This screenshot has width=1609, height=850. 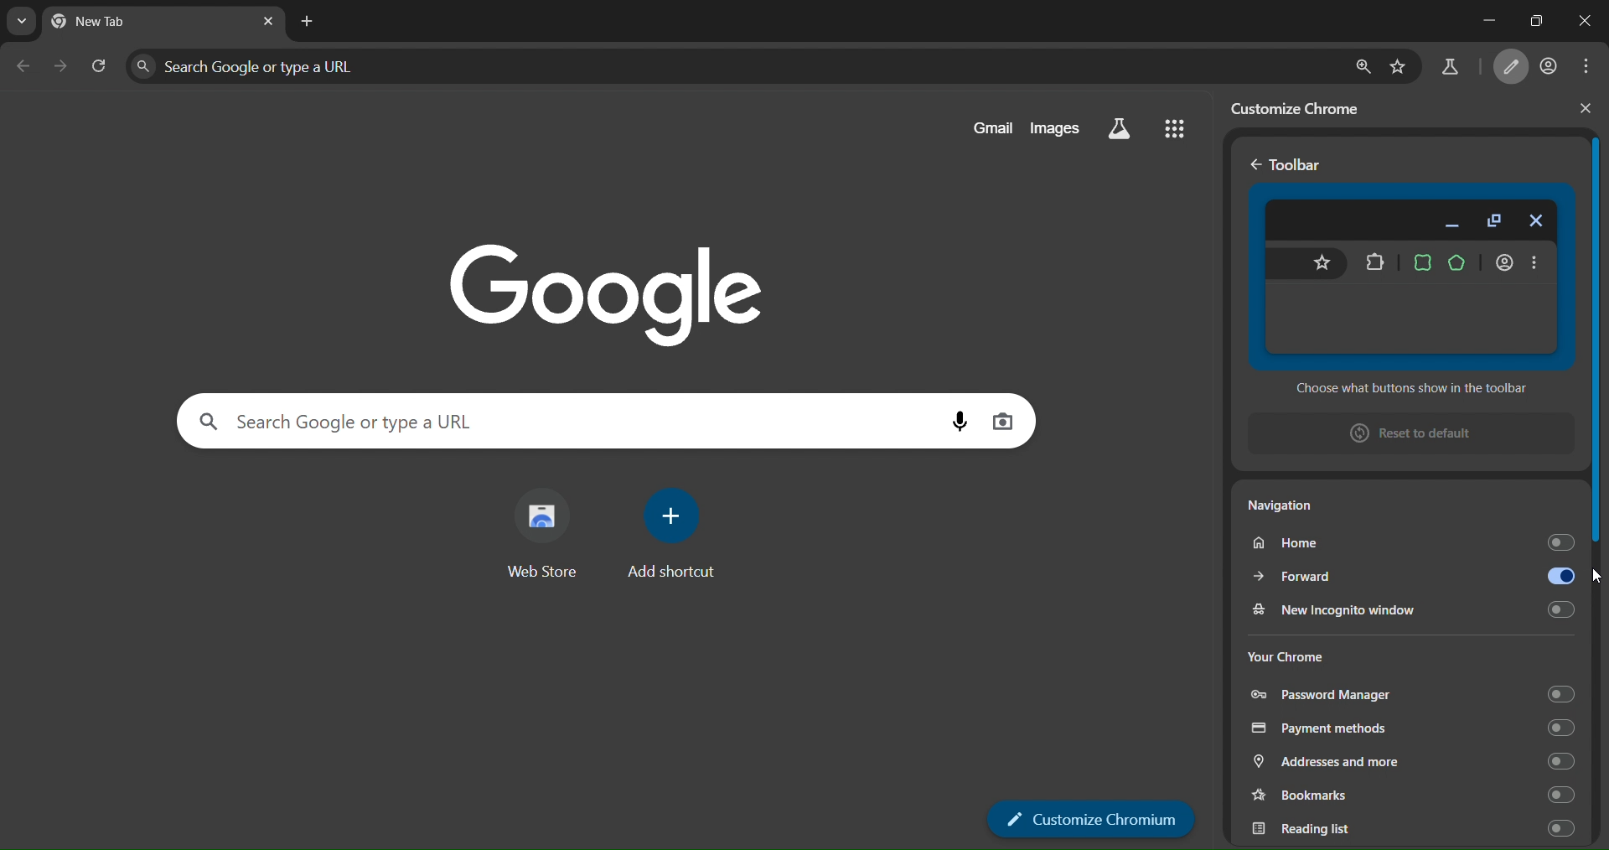 What do you see at coordinates (1512, 66) in the screenshot?
I see `customize chromium` at bounding box center [1512, 66].